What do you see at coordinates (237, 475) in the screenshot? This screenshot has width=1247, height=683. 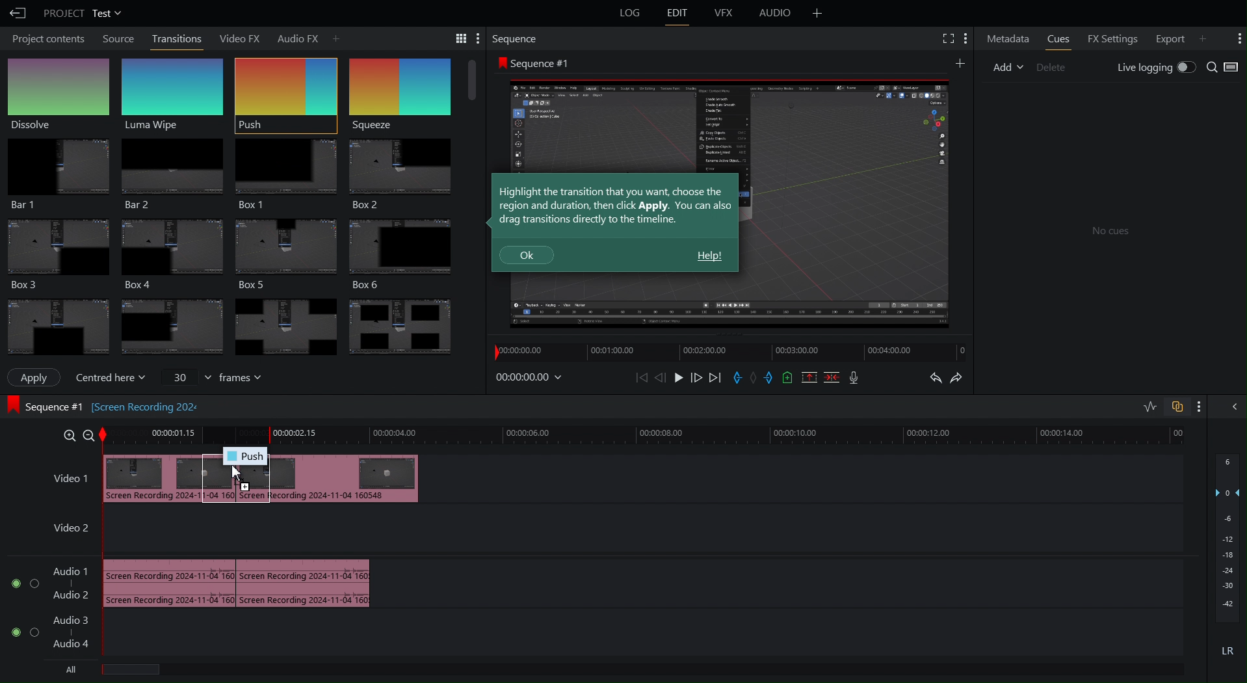 I see `Cursor` at bounding box center [237, 475].